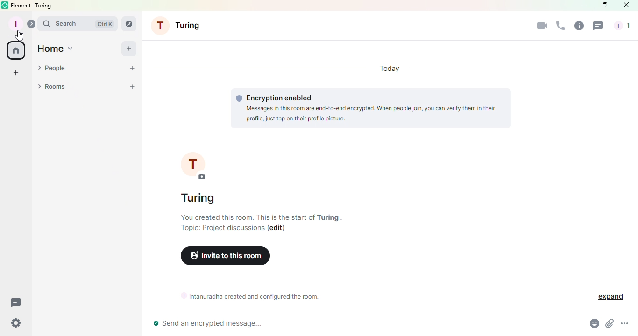  Describe the element at coordinates (539, 27) in the screenshot. I see `Video call` at that location.